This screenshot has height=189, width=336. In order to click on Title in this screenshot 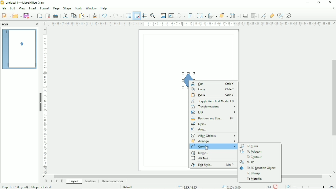, I will do `click(23, 3)`.